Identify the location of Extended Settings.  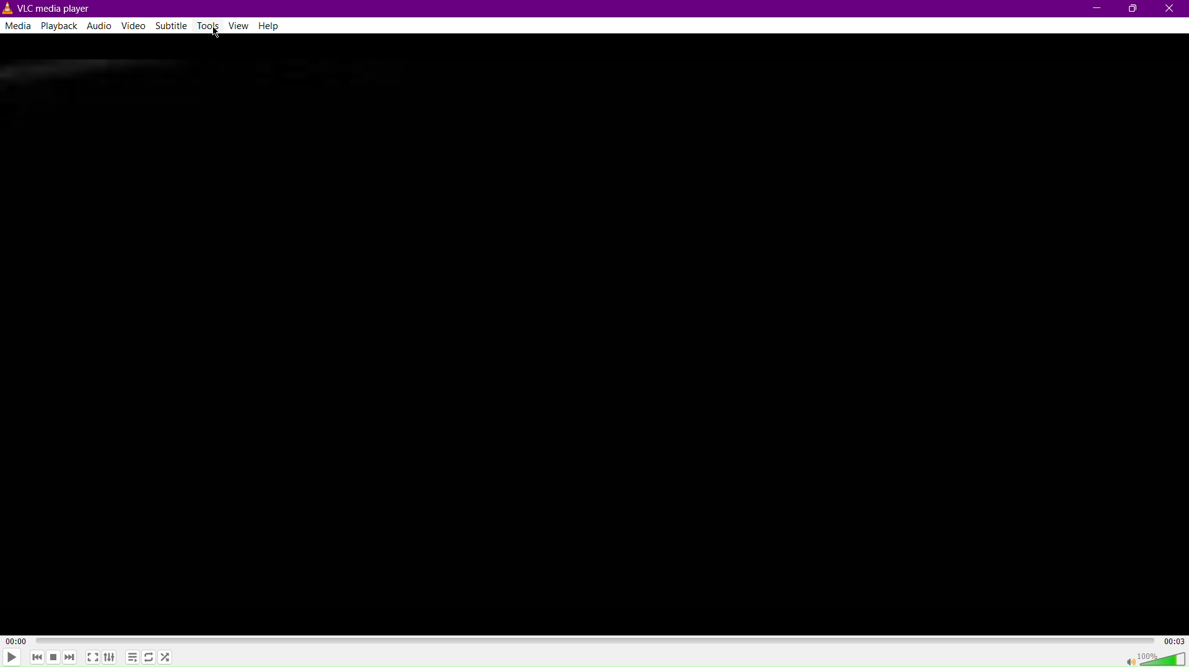
(111, 658).